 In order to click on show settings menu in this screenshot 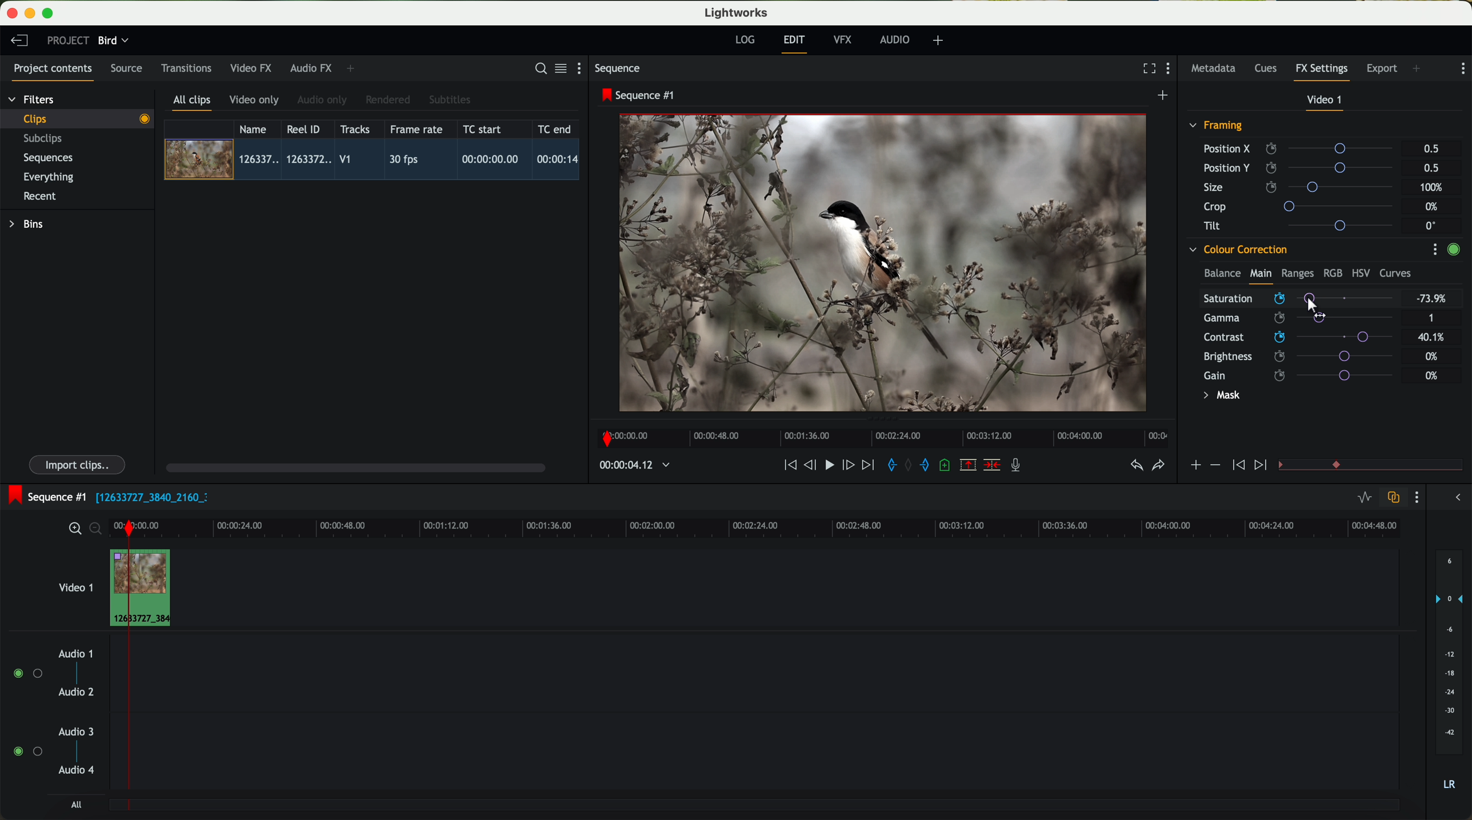, I will do `click(1462, 69)`.